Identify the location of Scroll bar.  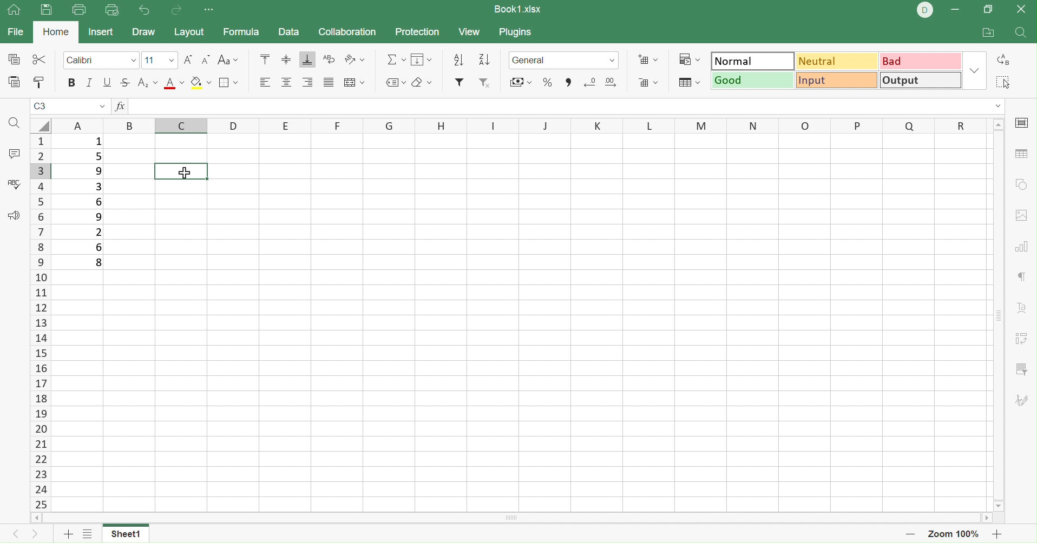
(999, 314).